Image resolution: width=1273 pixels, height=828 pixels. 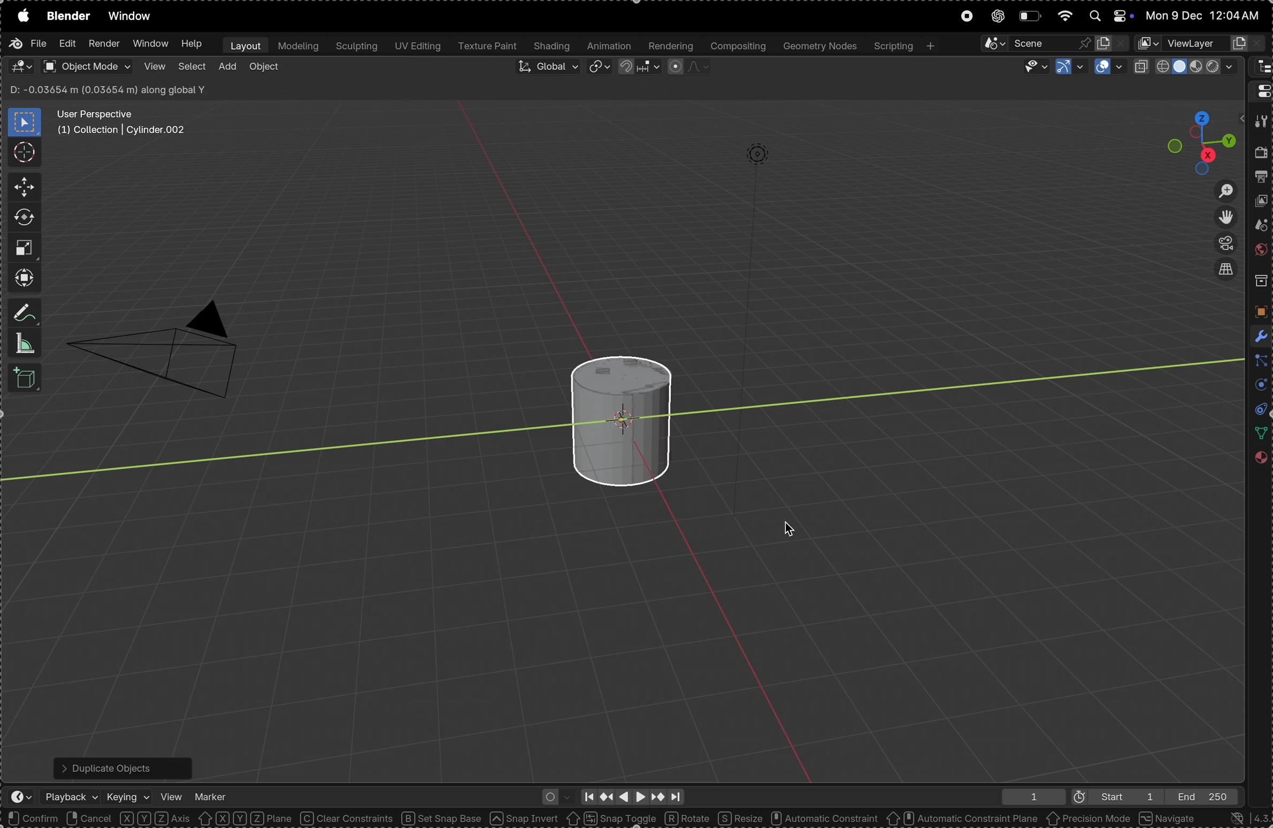 What do you see at coordinates (791, 530) in the screenshot?
I see `cursor` at bounding box center [791, 530].